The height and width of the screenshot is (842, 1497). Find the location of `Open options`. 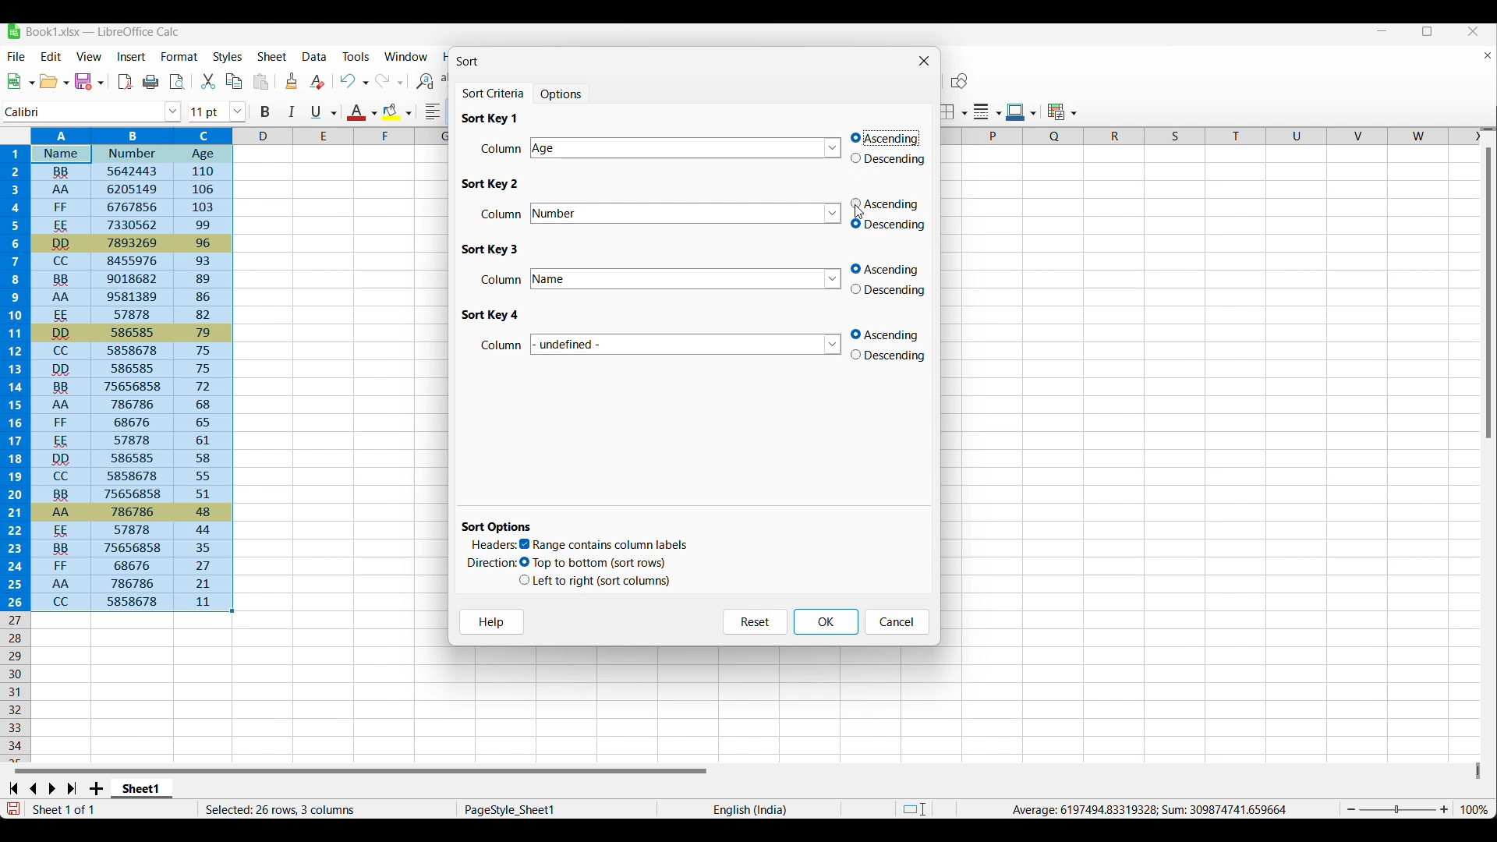

Open options is located at coordinates (54, 81).